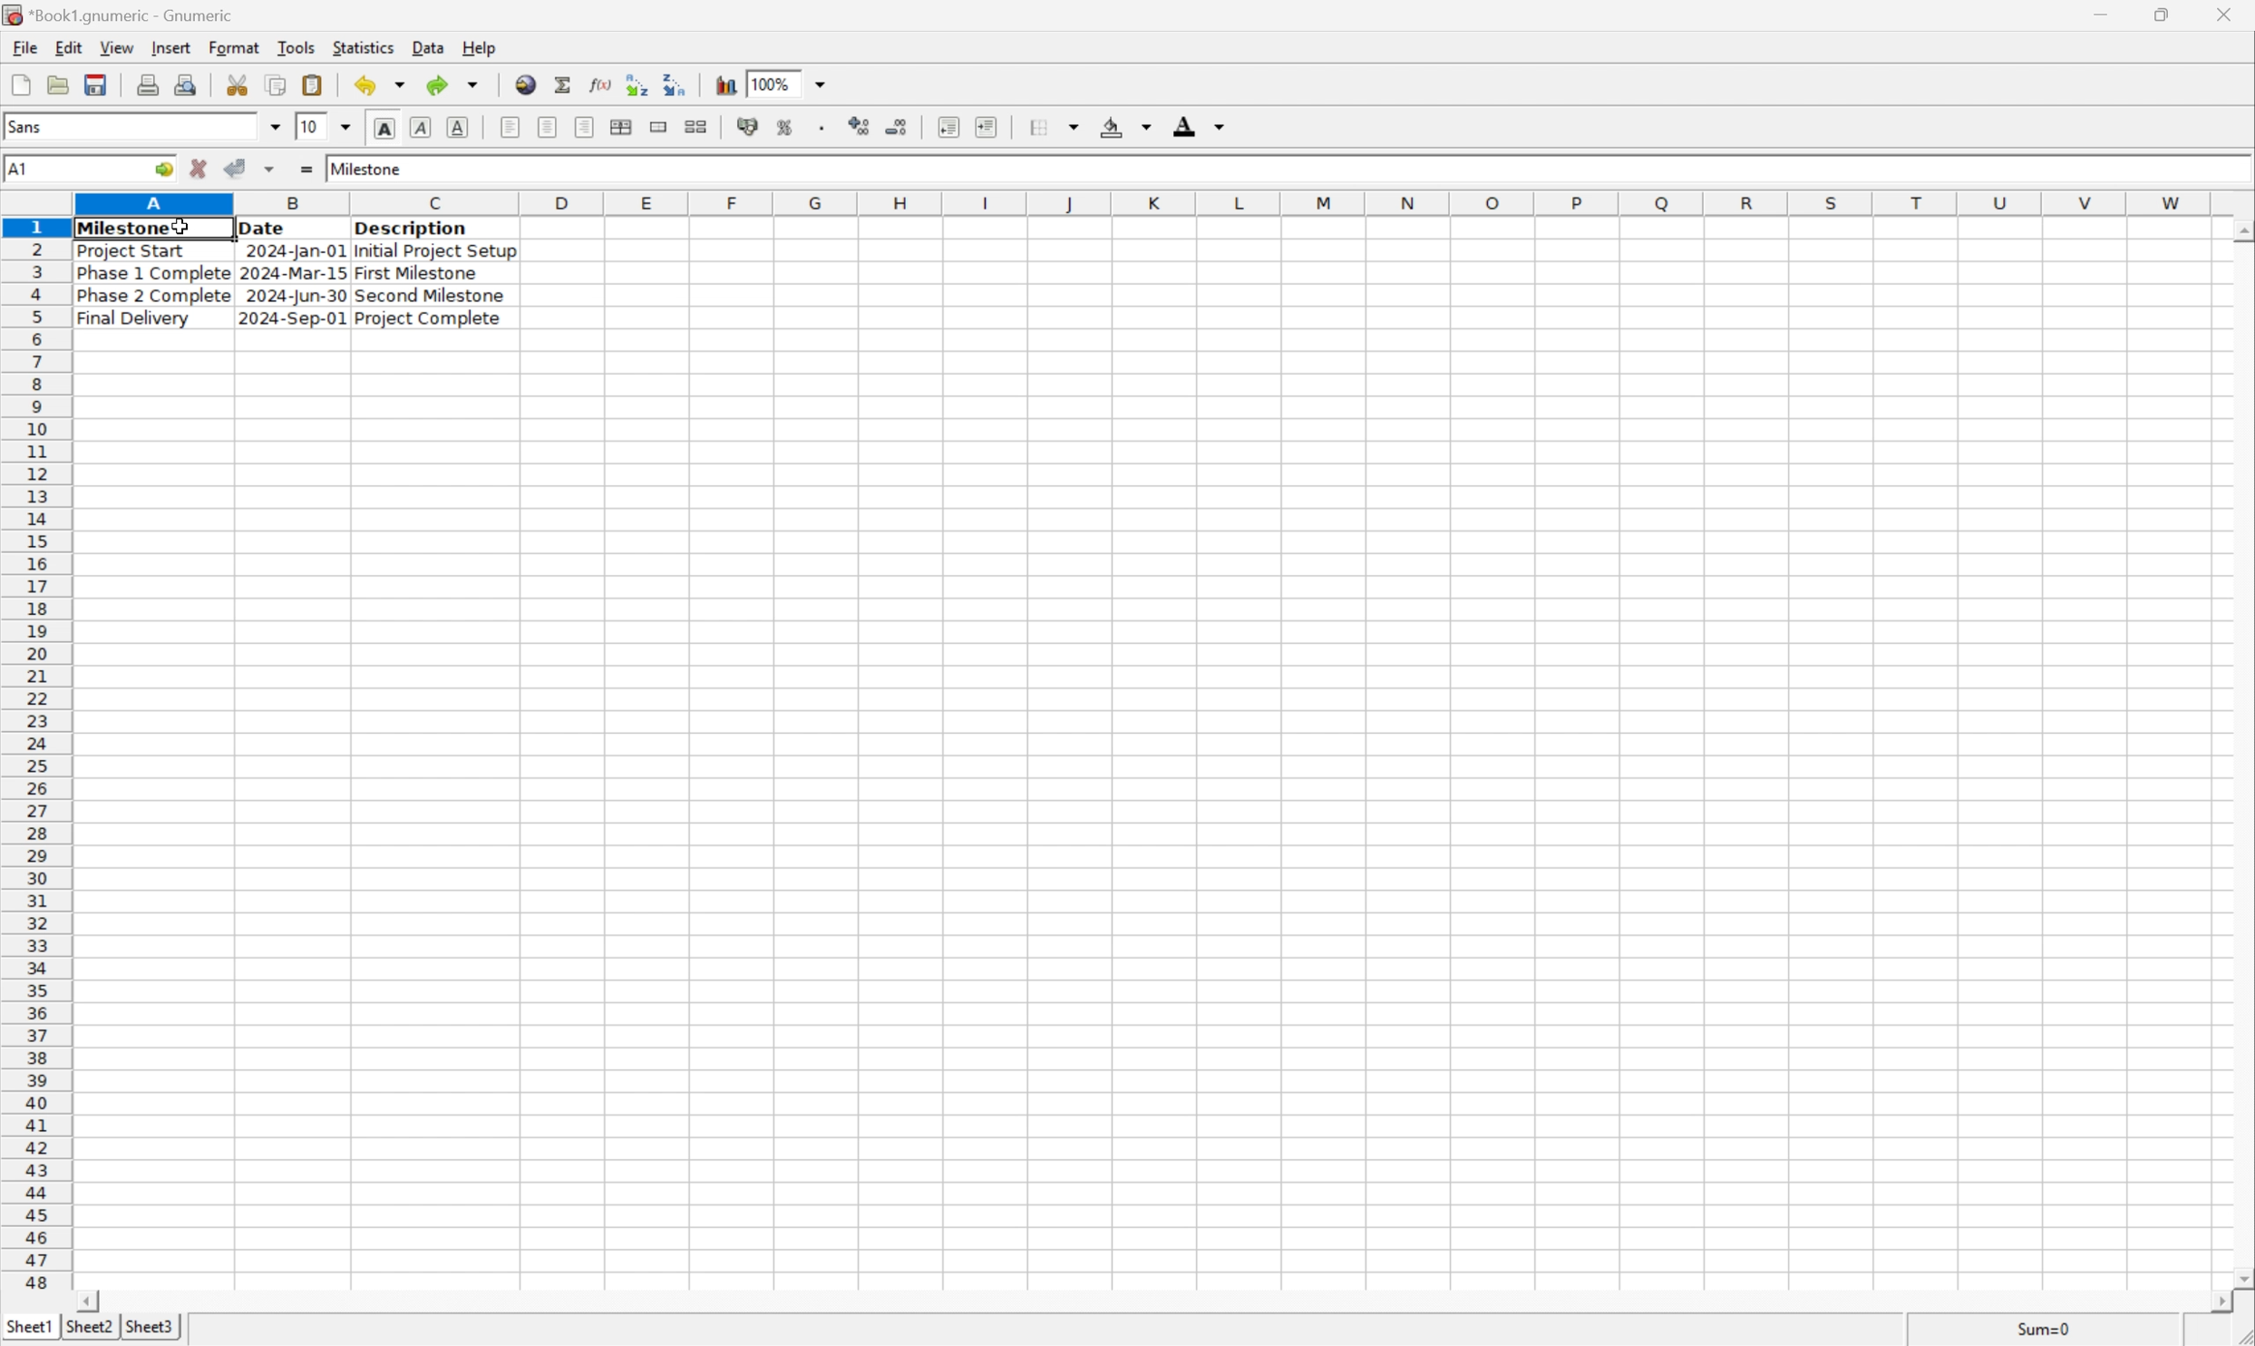 This screenshot has width=2255, height=1346. I want to click on sum in current cell, so click(565, 84).